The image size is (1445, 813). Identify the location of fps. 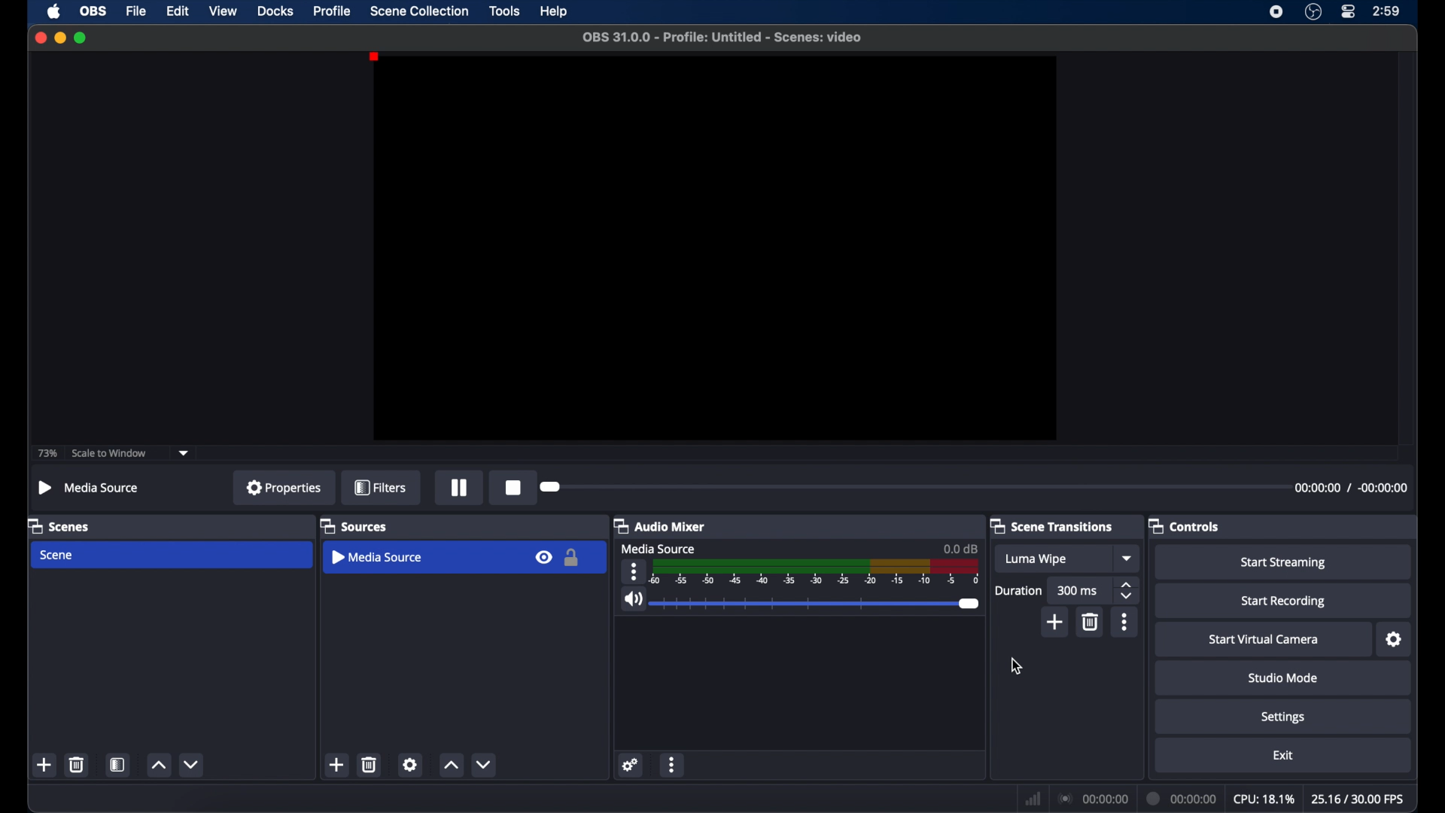
(1358, 799).